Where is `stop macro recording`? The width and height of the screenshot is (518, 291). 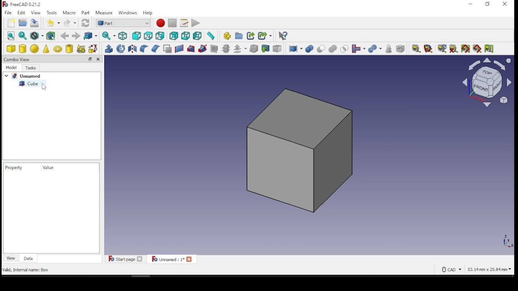 stop macro recording is located at coordinates (172, 23).